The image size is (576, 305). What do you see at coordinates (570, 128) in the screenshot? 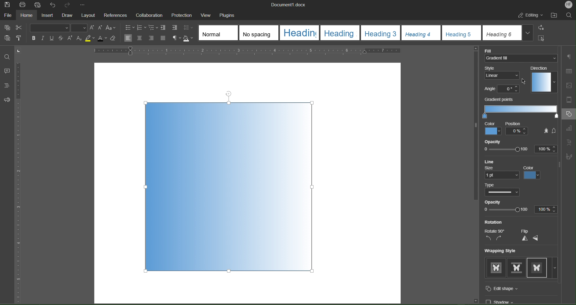
I see `Graph Settings` at bounding box center [570, 128].